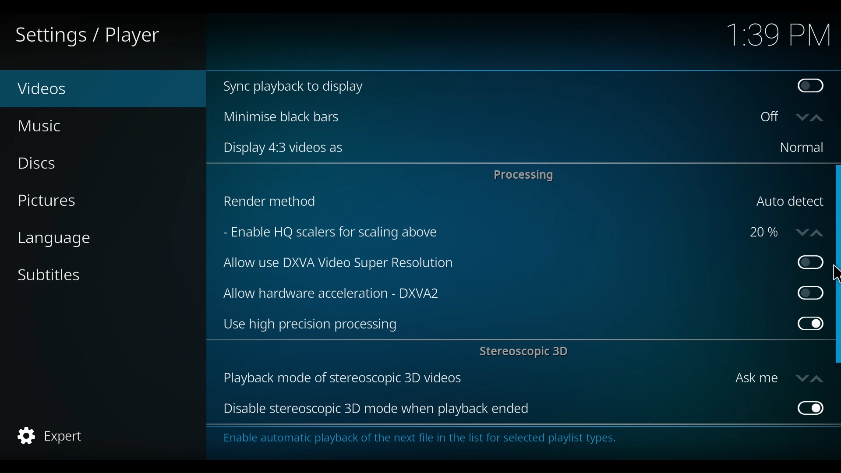 Image resolution: width=841 pixels, height=473 pixels. Describe the element at coordinates (52, 436) in the screenshot. I see `Expert` at that location.